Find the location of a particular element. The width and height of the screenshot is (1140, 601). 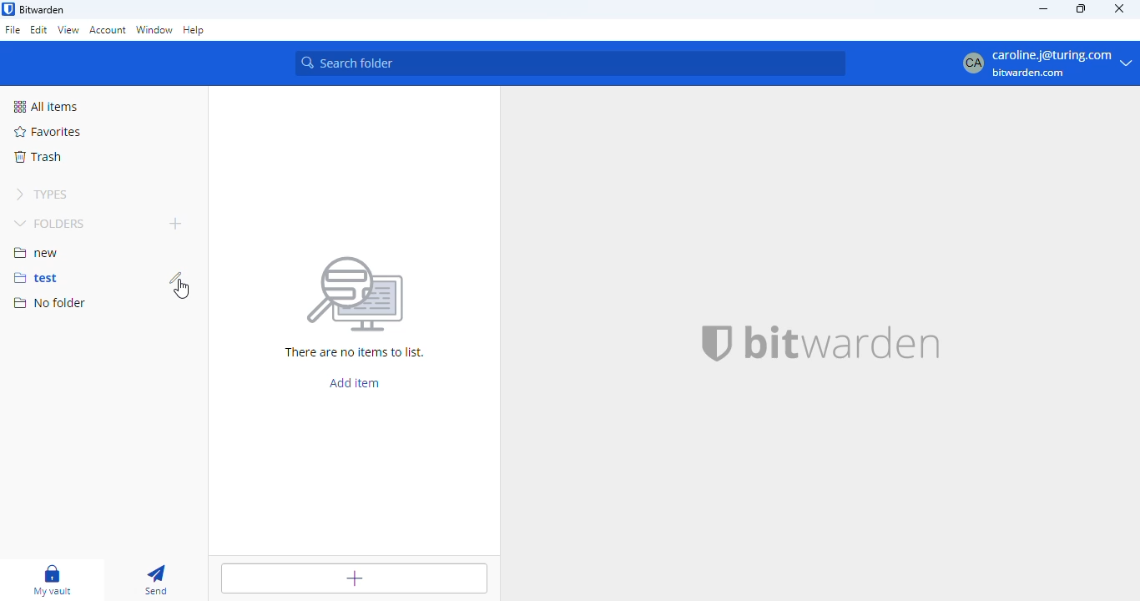

trash is located at coordinates (39, 157).